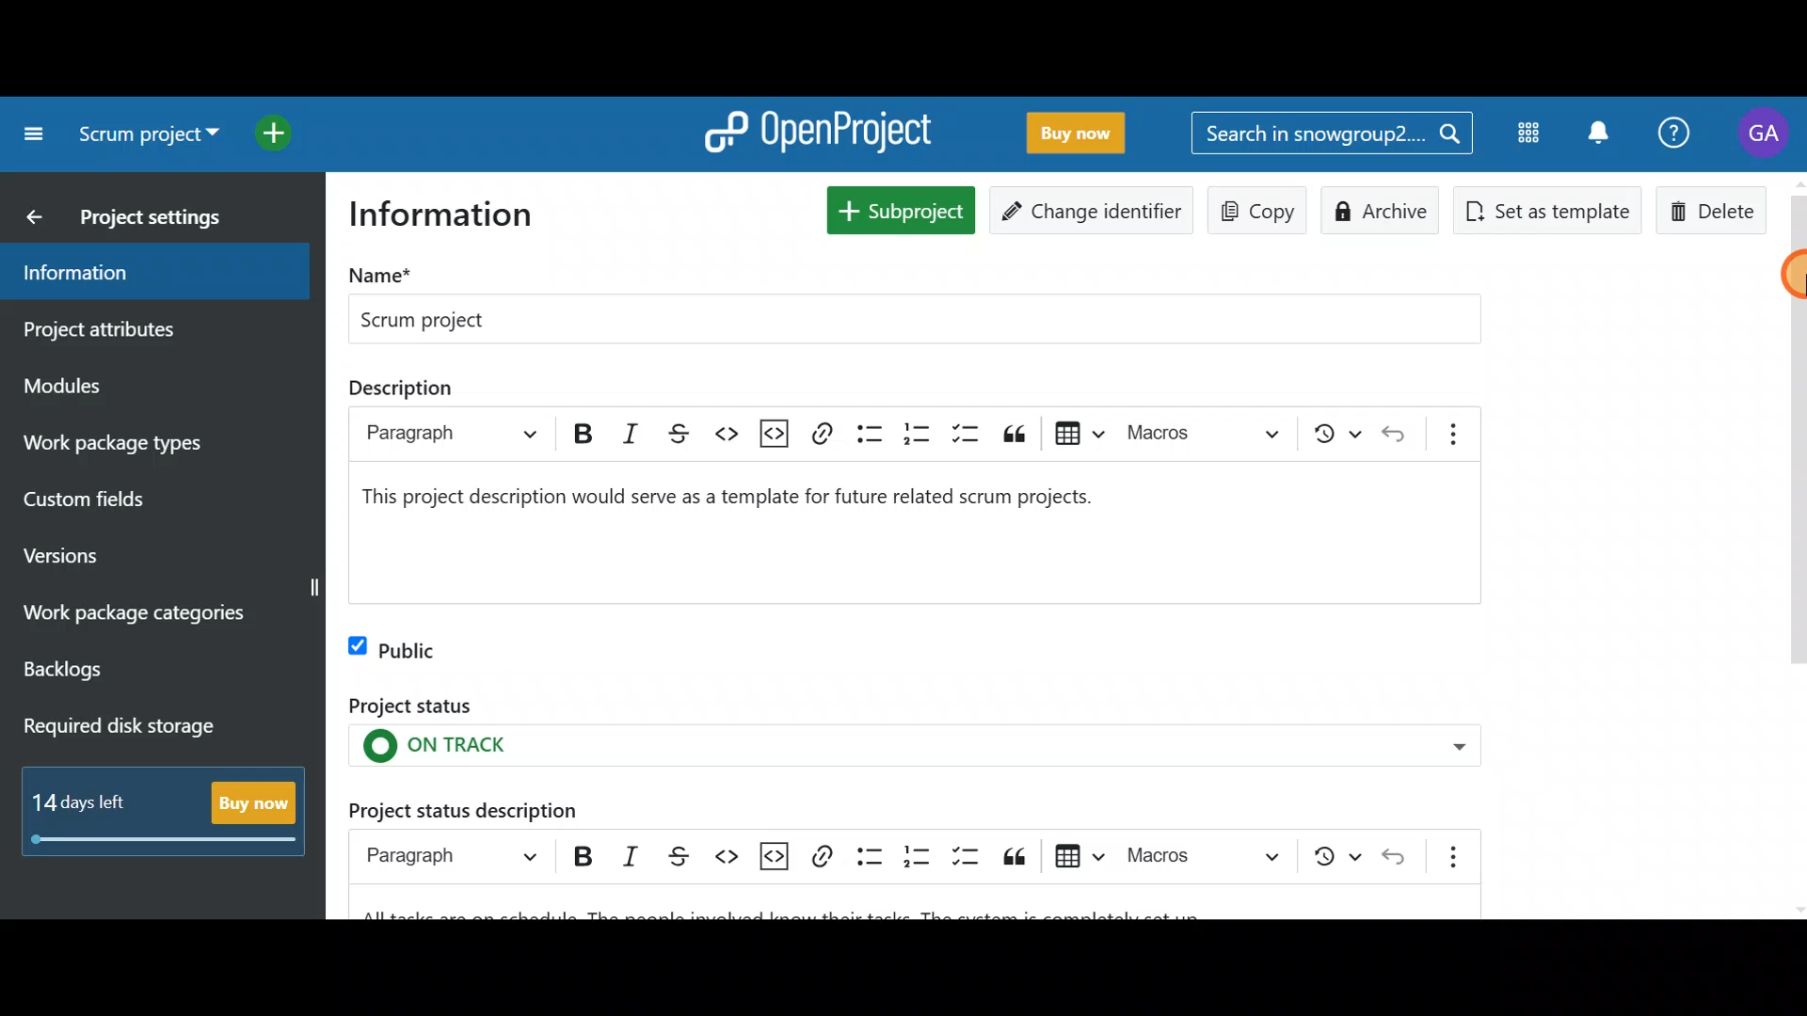  Describe the element at coordinates (636, 855) in the screenshot. I see `Italic` at that location.